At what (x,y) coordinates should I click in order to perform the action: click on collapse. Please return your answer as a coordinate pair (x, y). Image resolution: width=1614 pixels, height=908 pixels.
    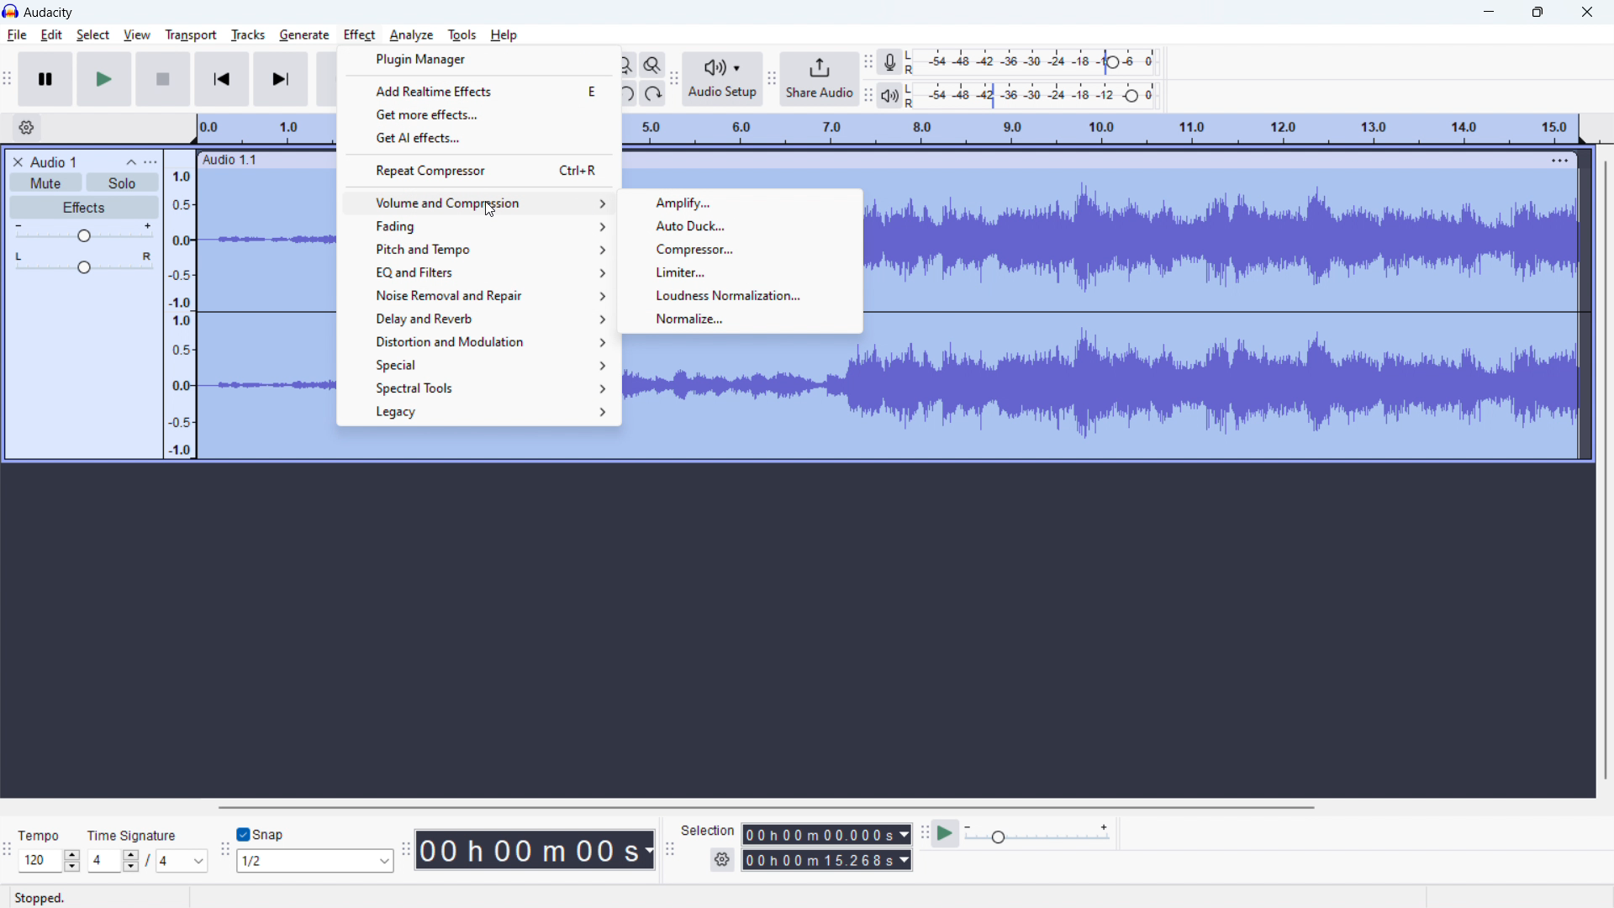
    Looking at the image, I should click on (129, 161).